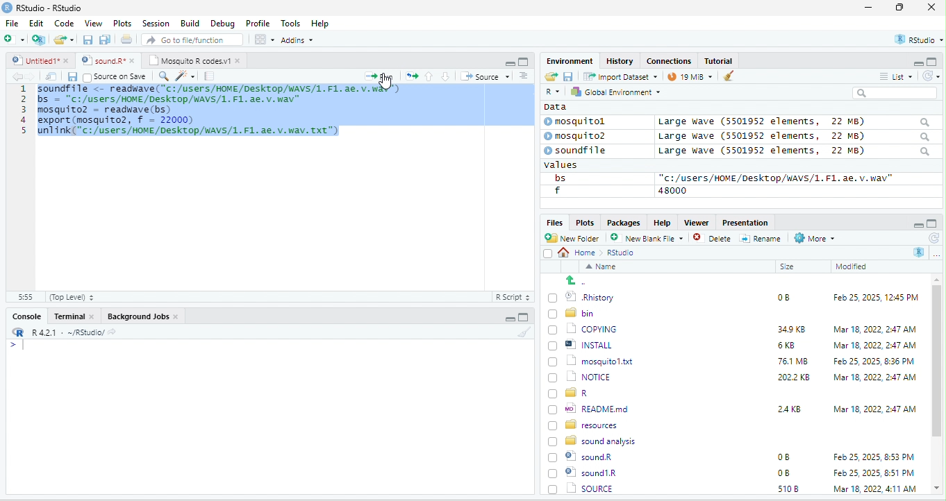 The image size is (946, 501). I want to click on 6KB, so click(787, 346).